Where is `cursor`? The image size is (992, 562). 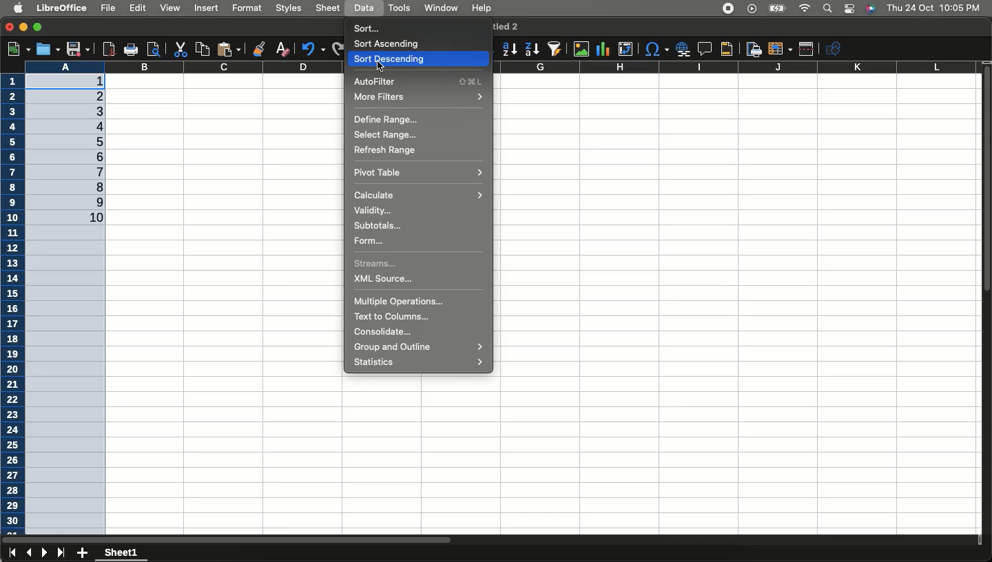 cursor is located at coordinates (380, 67).